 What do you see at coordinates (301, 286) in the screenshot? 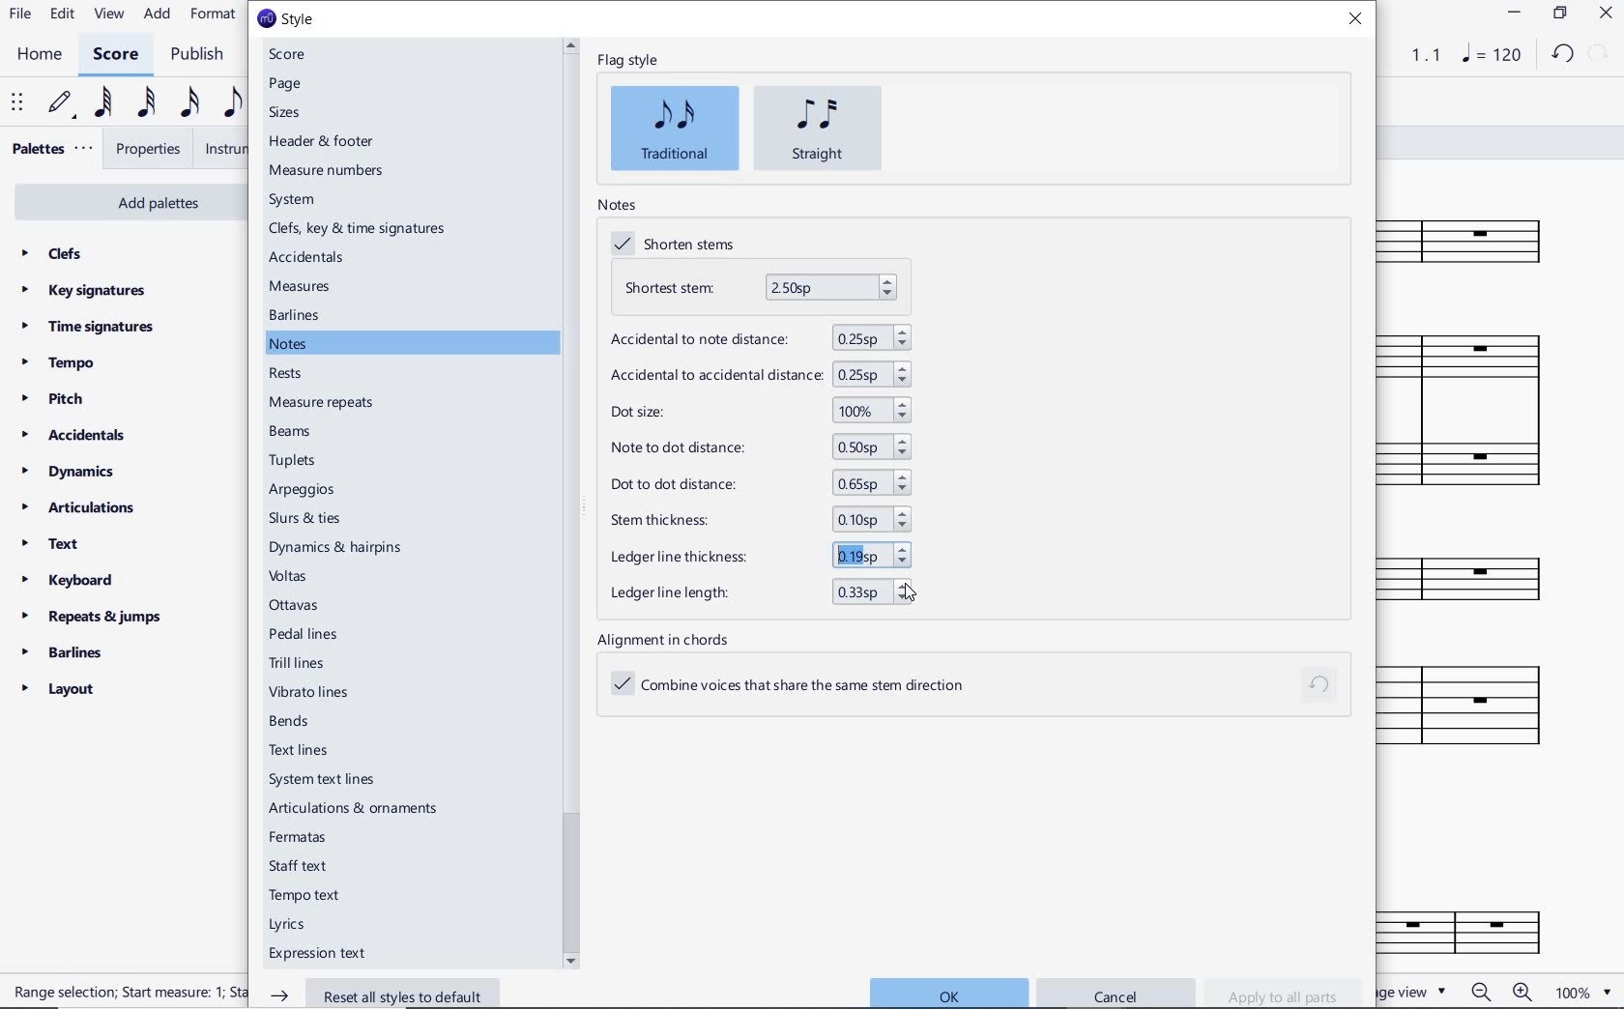
I see `measures` at bounding box center [301, 286].